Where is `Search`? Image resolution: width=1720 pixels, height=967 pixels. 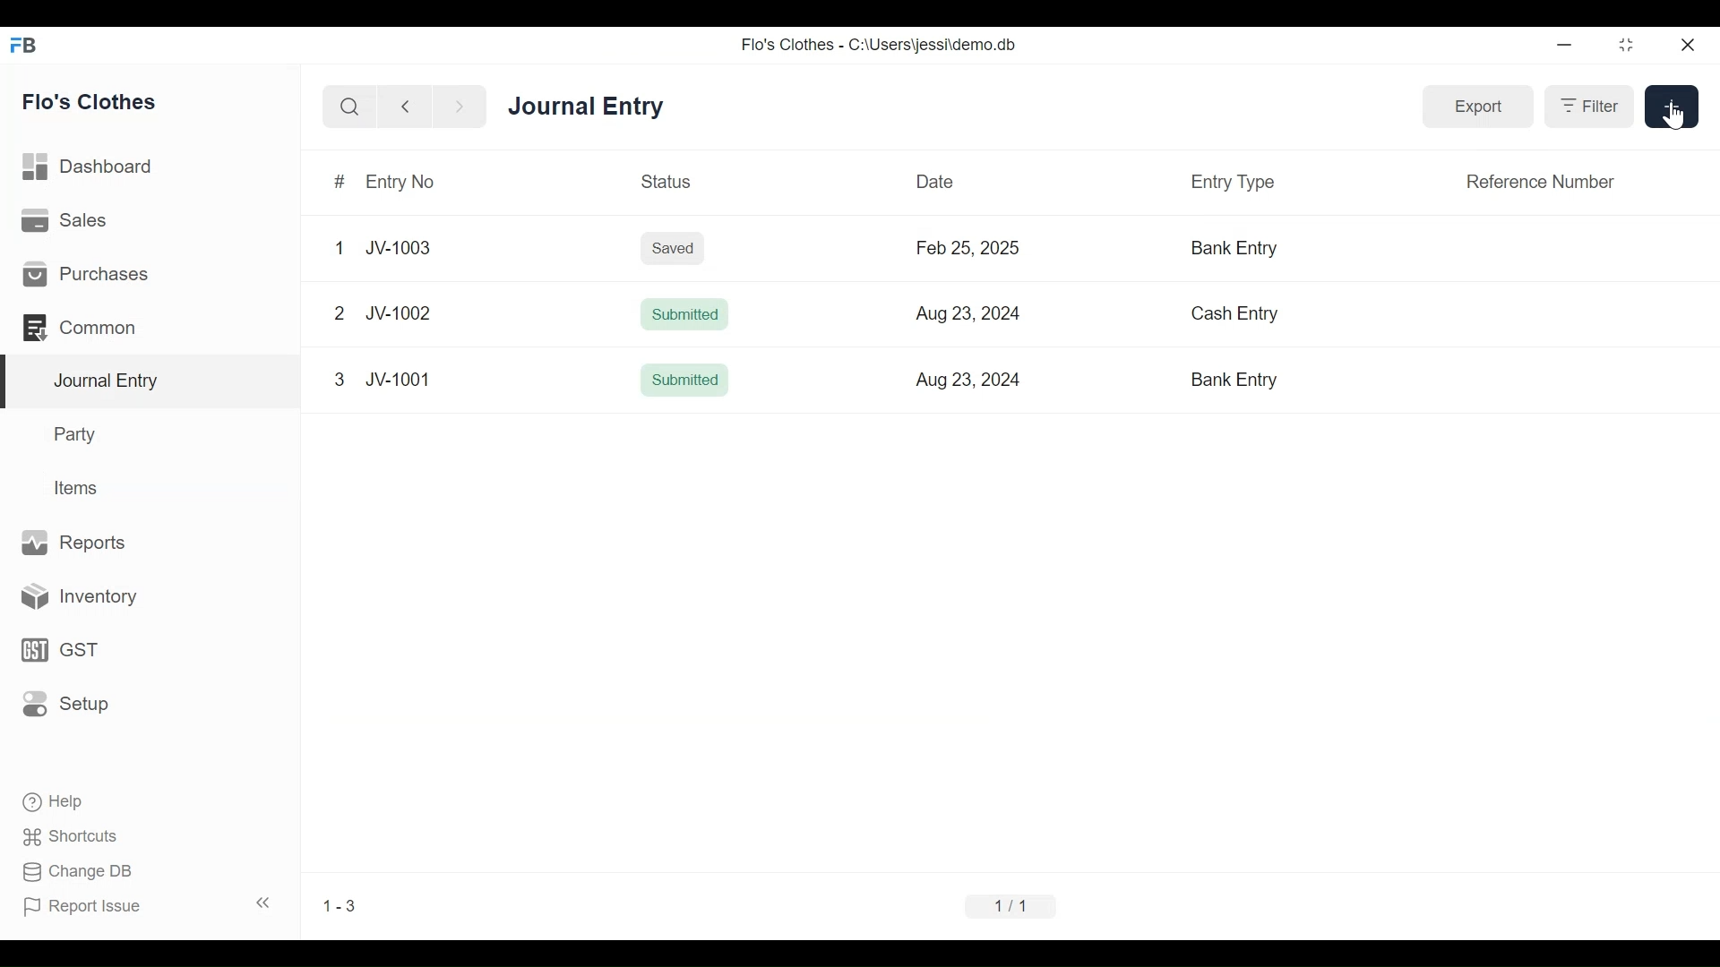 Search is located at coordinates (349, 108).